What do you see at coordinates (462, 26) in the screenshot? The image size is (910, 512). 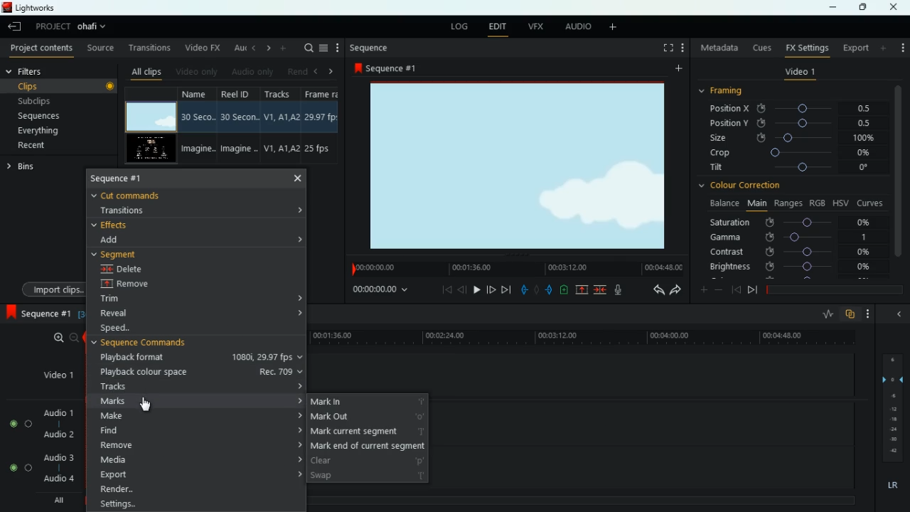 I see `log` at bounding box center [462, 26].